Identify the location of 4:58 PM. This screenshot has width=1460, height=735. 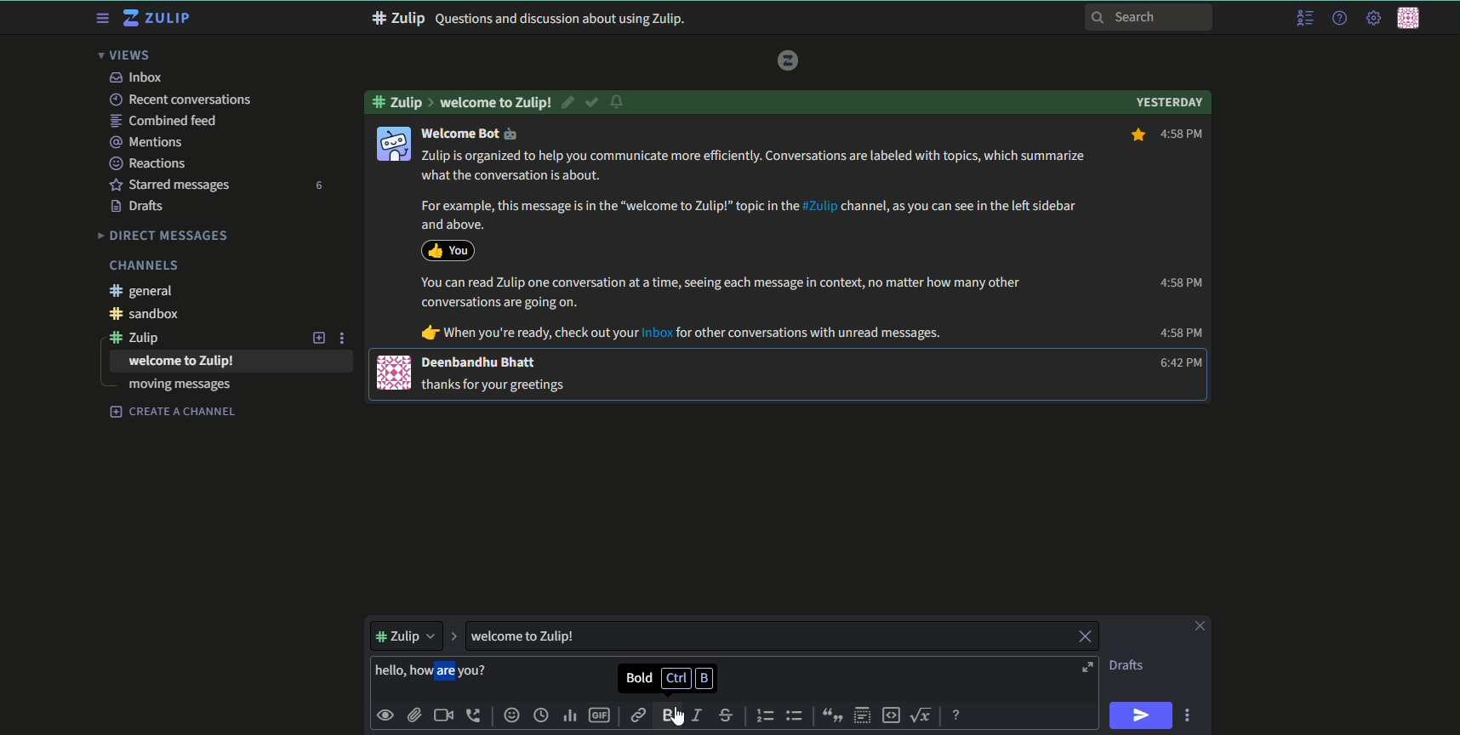
(1166, 135).